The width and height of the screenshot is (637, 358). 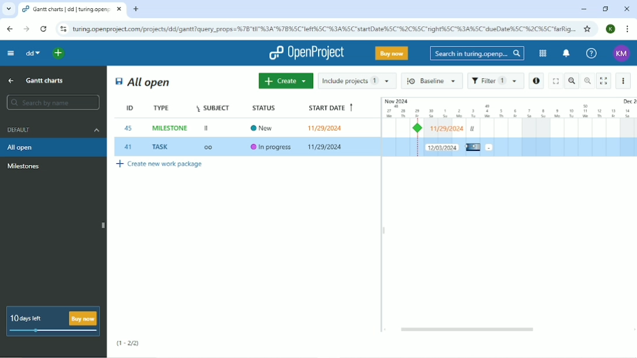 What do you see at coordinates (572, 80) in the screenshot?
I see `Zoom out` at bounding box center [572, 80].